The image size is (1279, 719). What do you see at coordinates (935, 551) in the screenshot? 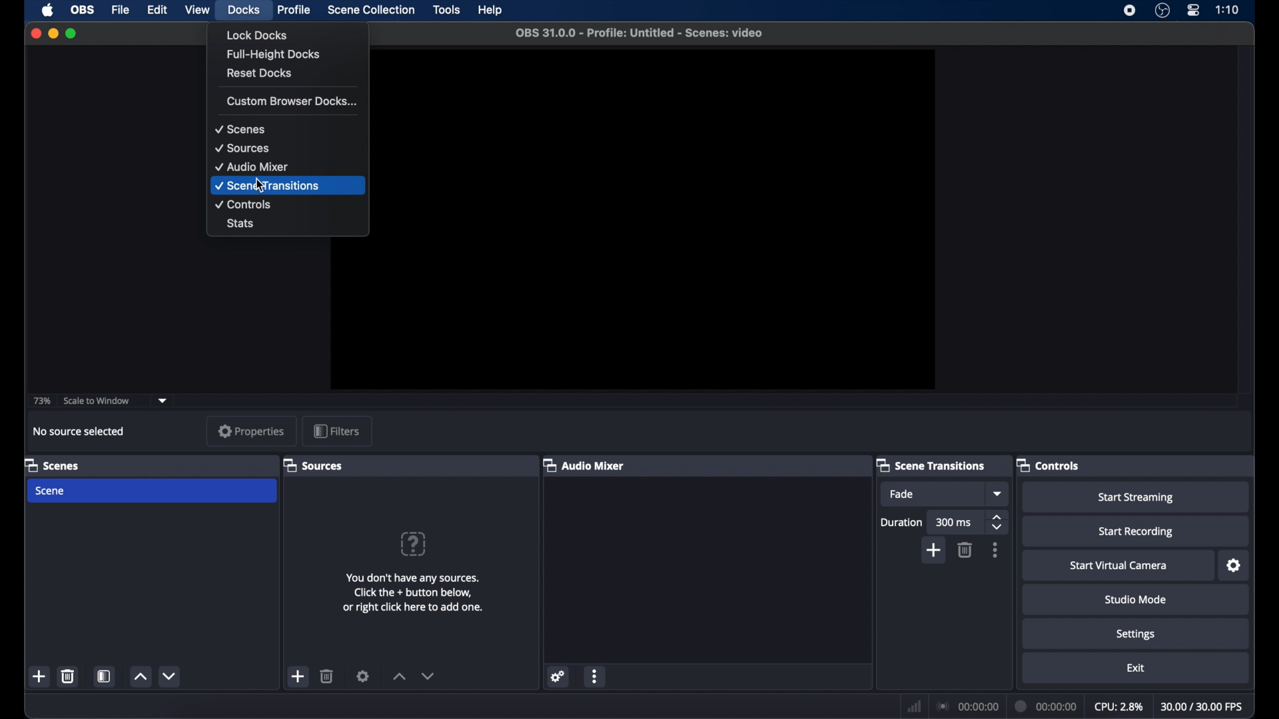
I see `add` at bounding box center [935, 551].